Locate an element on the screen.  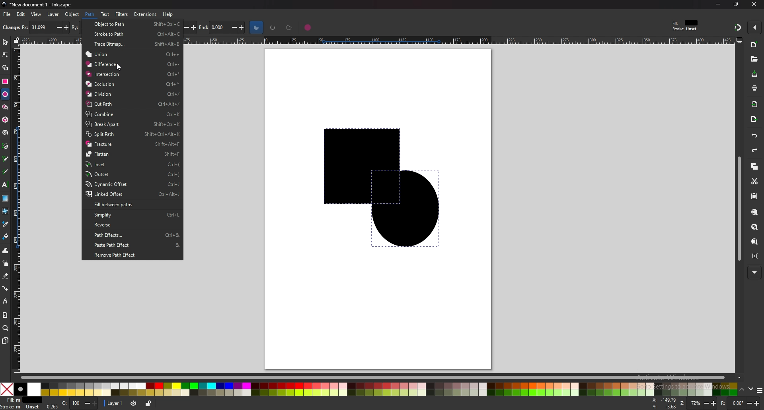
Difference is located at coordinates (133, 64).